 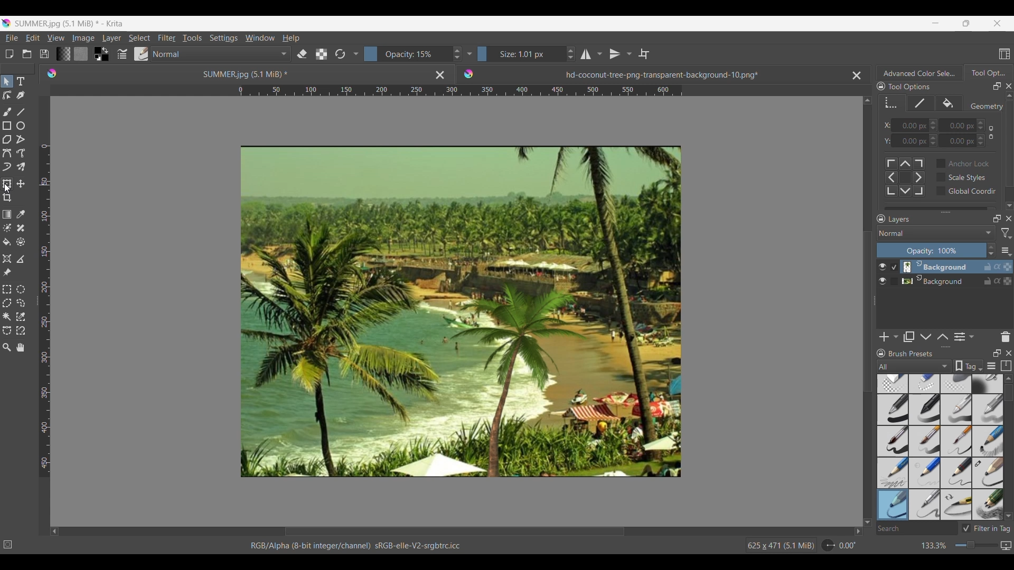 What do you see at coordinates (1009, 218) in the screenshot?
I see `Close layers panel` at bounding box center [1009, 218].